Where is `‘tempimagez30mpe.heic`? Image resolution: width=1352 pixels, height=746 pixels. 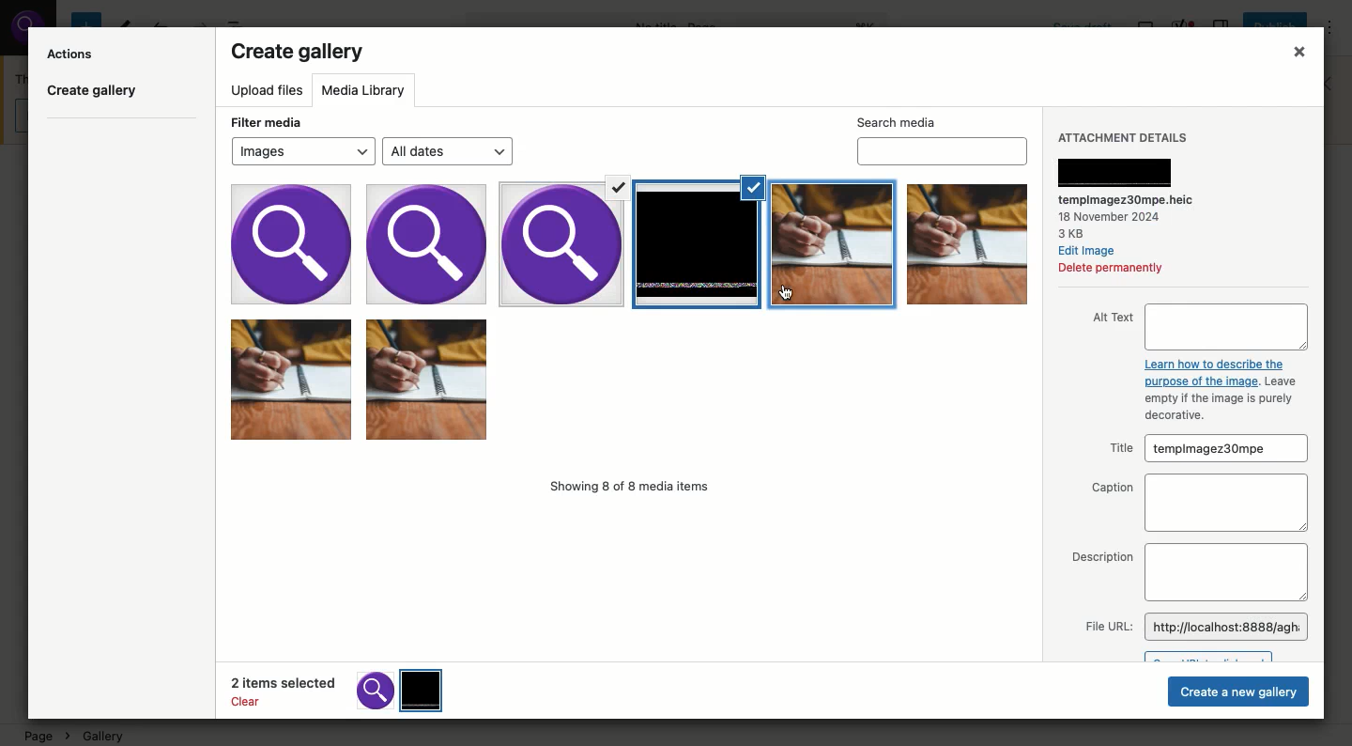
‘tempimagez30mpe.heic is located at coordinates (1132, 201).